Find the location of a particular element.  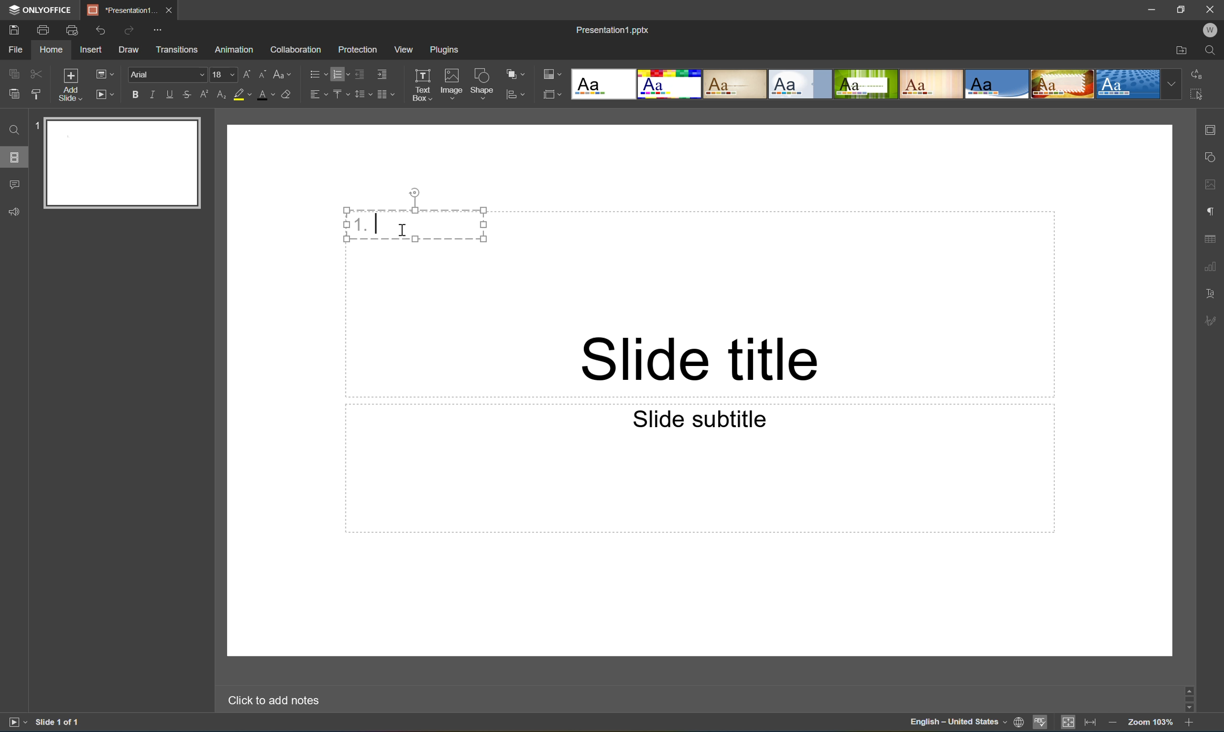

Underline is located at coordinates (173, 95).